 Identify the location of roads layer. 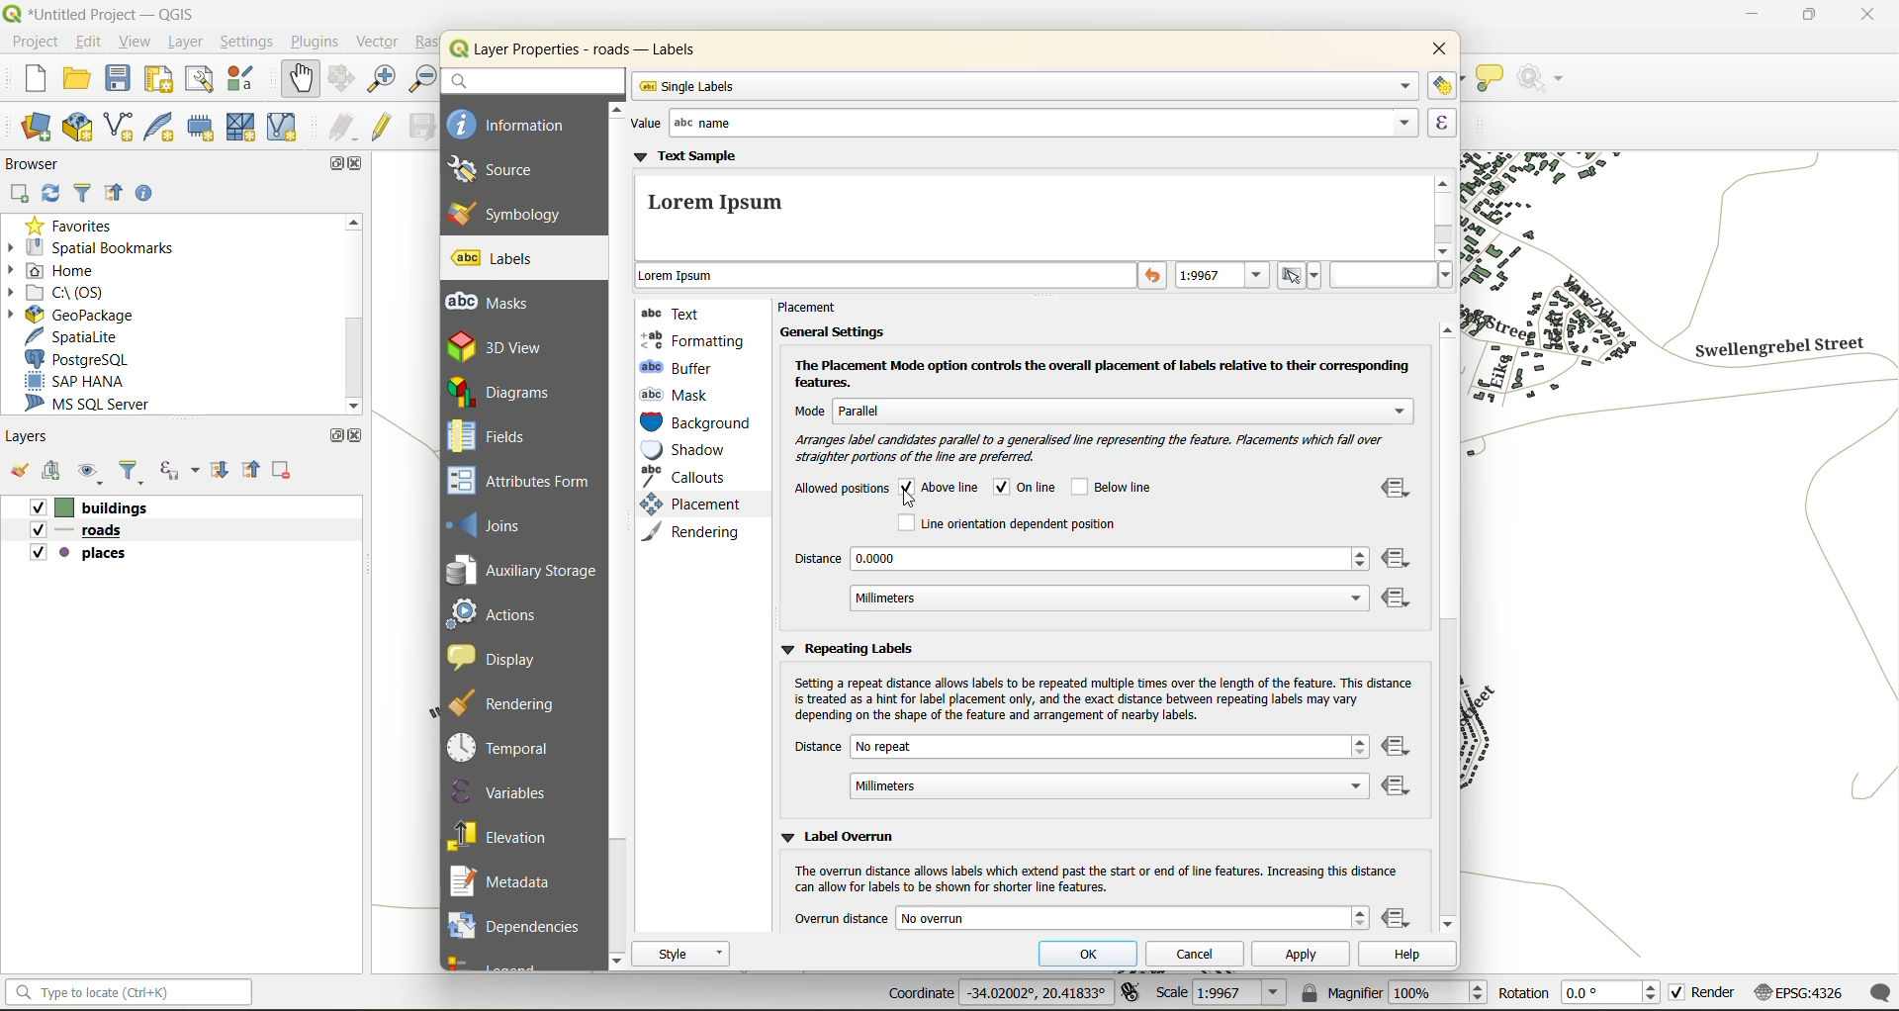
(85, 531).